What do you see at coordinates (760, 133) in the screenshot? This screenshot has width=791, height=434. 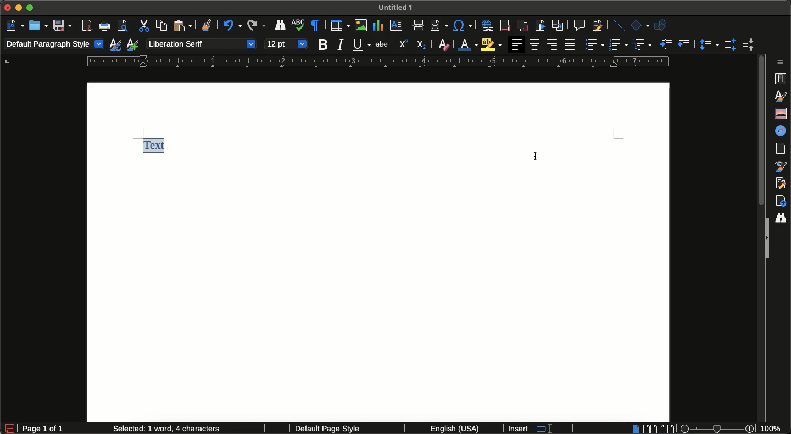 I see `Scroll` at bounding box center [760, 133].